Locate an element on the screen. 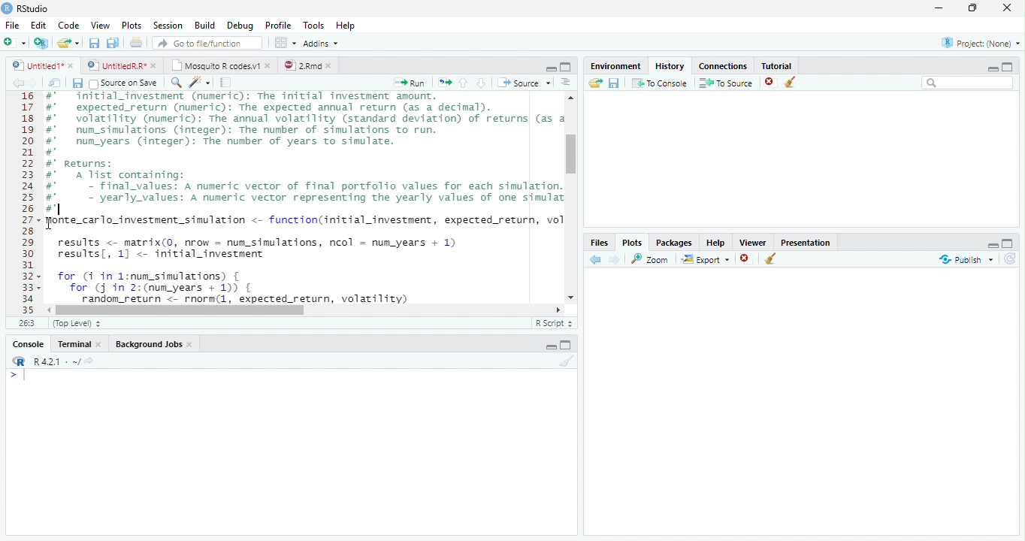 Image resolution: width=1025 pixels, height=541 pixels. Line Numbers is located at coordinates (26, 203).